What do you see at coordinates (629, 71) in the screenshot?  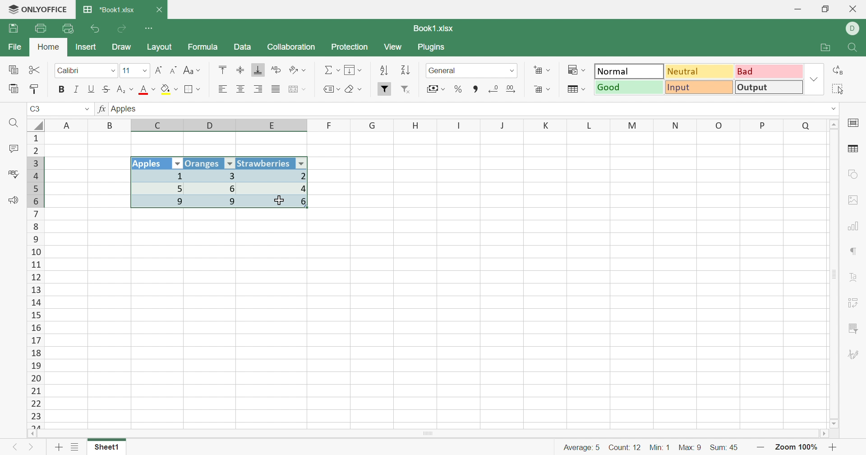 I see `Normal` at bounding box center [629, 71].